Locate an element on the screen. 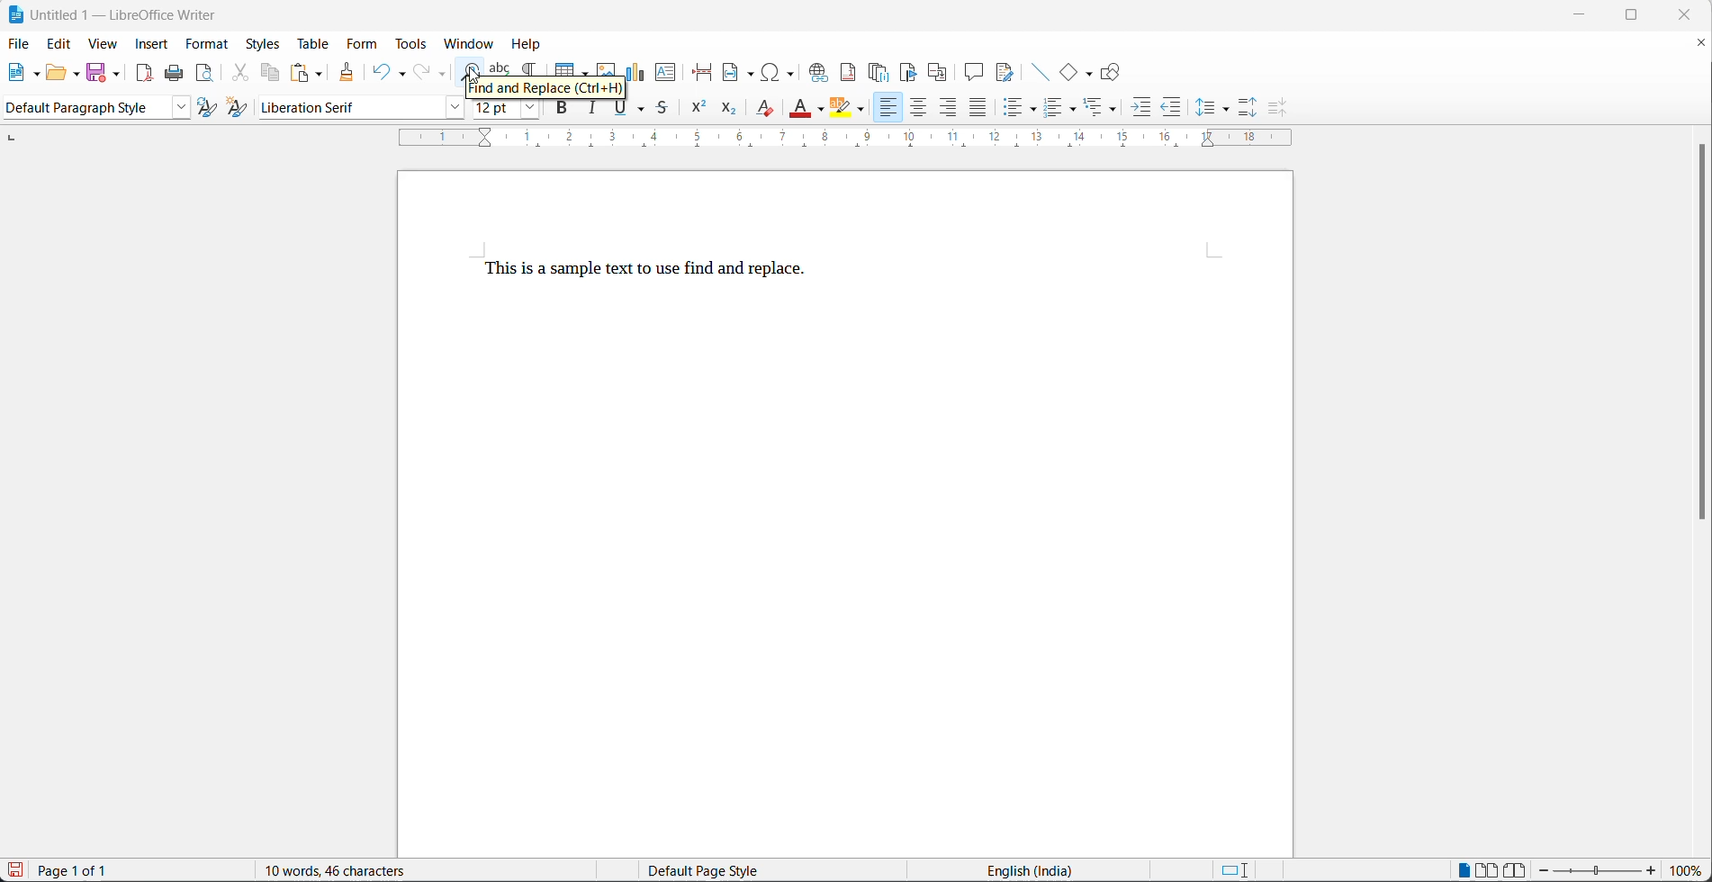  English (India) is located at coordinates (1035, 869).